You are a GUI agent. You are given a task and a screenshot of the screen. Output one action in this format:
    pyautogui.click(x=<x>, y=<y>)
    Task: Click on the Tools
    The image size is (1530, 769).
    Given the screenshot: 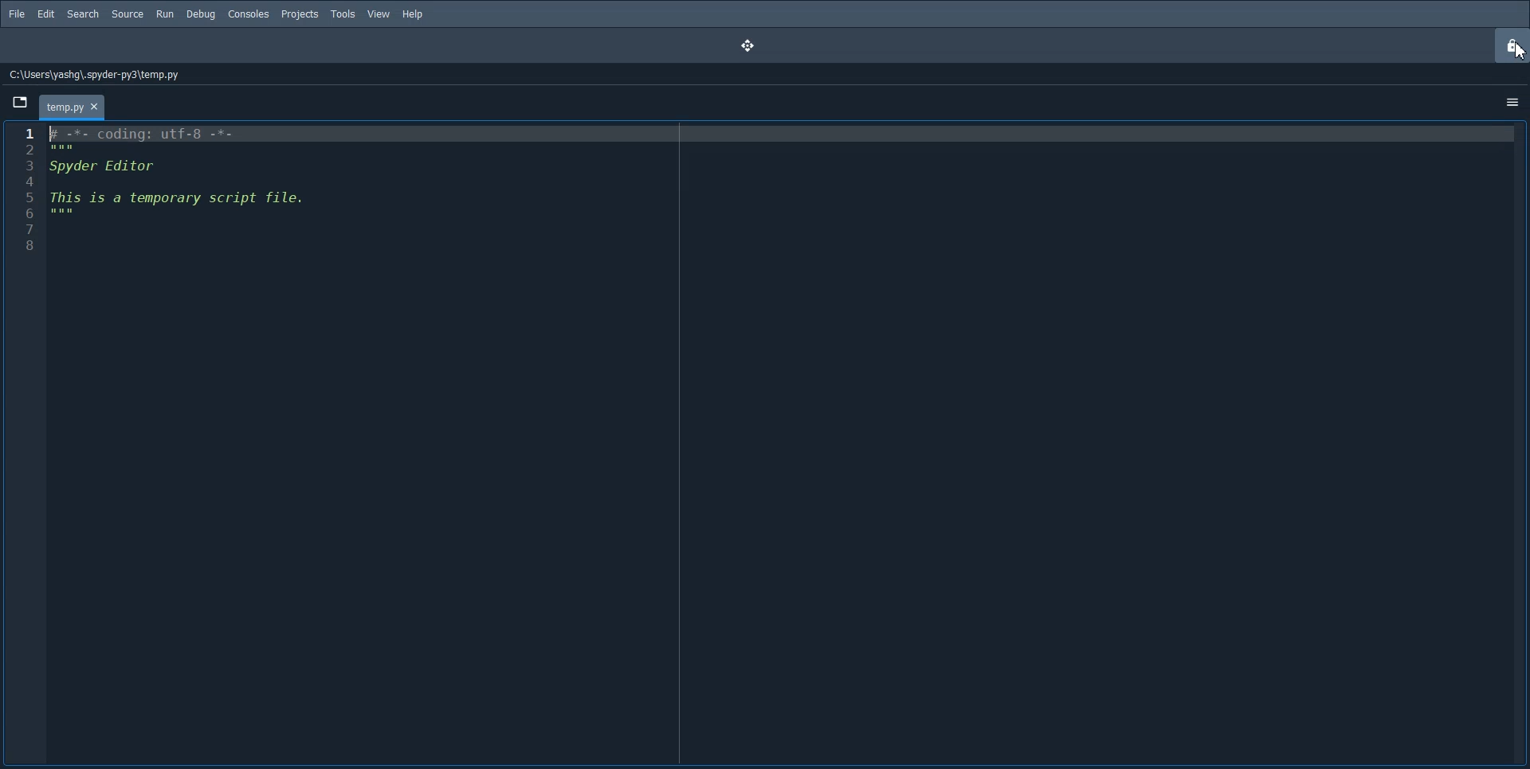 What is the action you would take?
    pyautogui.click(x=343, y=14)
    